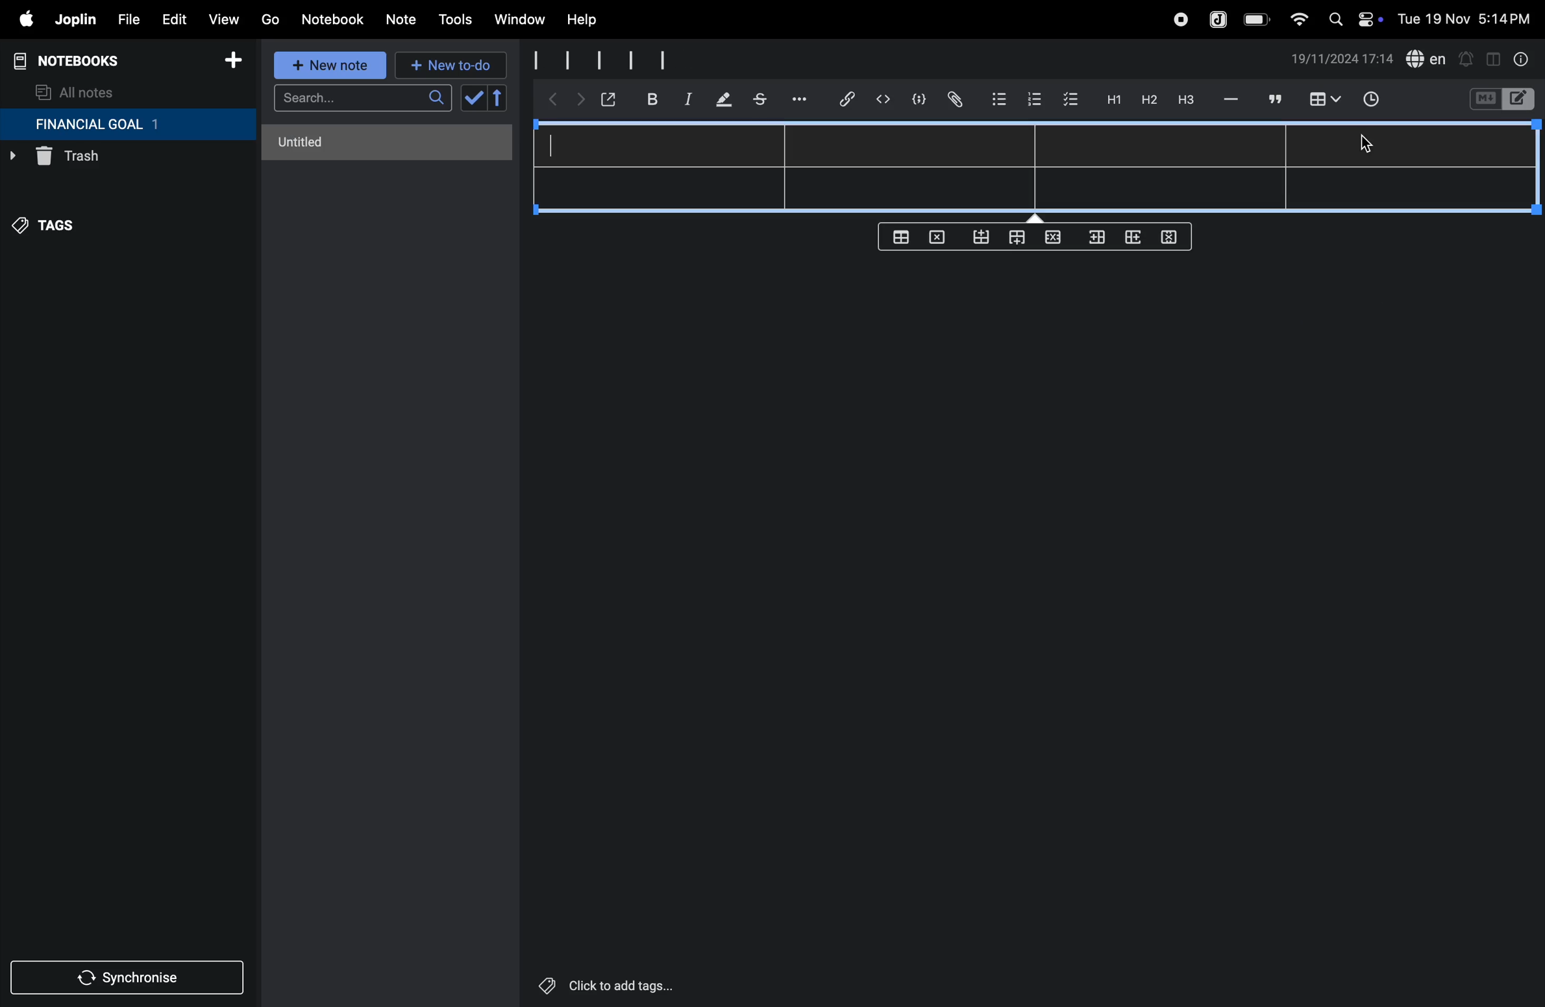  I want to click on forward, so click(577, 102).